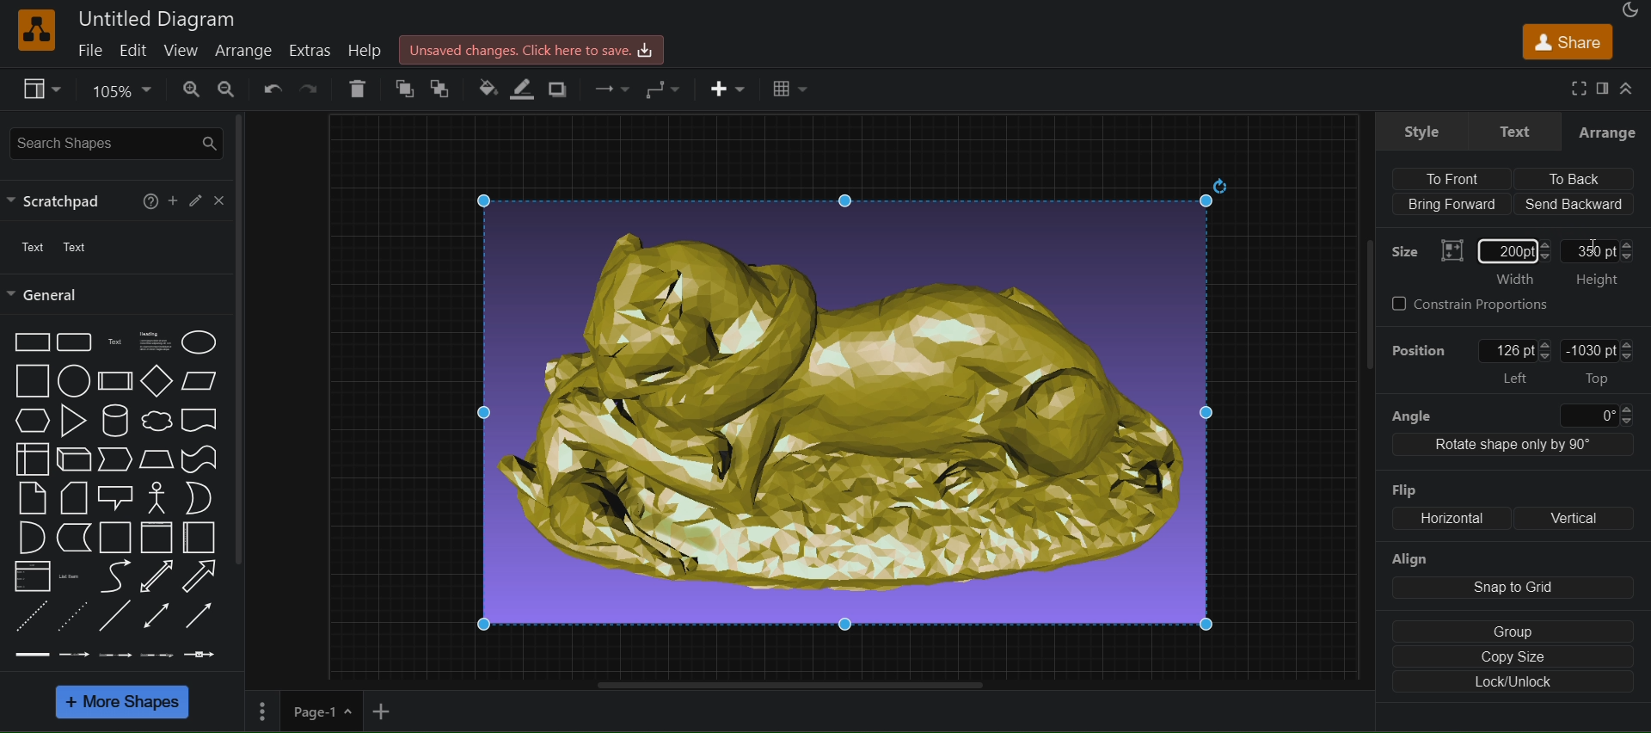 The image size is (1651, 733). Describe the element at coordinates (1405, 490) in the screenshot. I see `Flip` at that location.